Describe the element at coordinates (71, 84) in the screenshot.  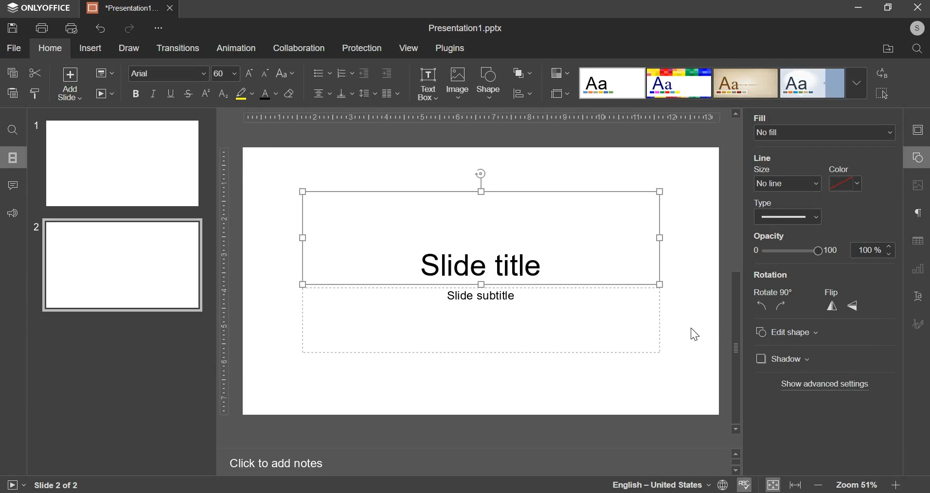
I see `add slide` at that location.